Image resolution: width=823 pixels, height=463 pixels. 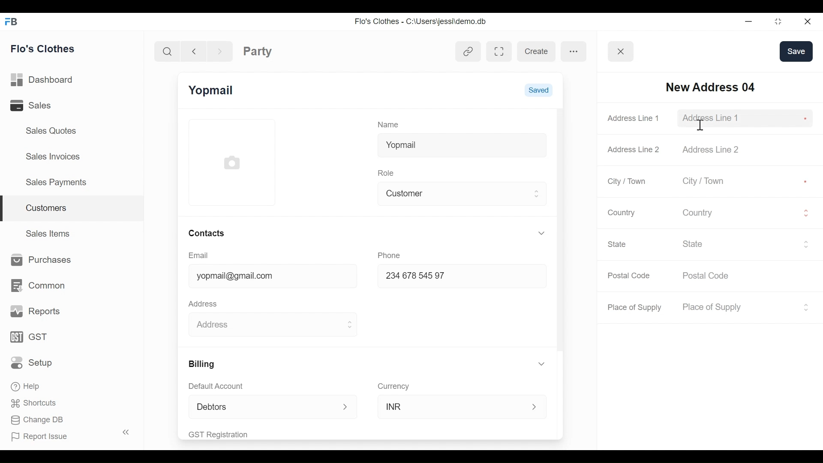 What do you see at coordinates (349, 325) in the screenshot?
I see `Expand` at bounding box center [349, 325].